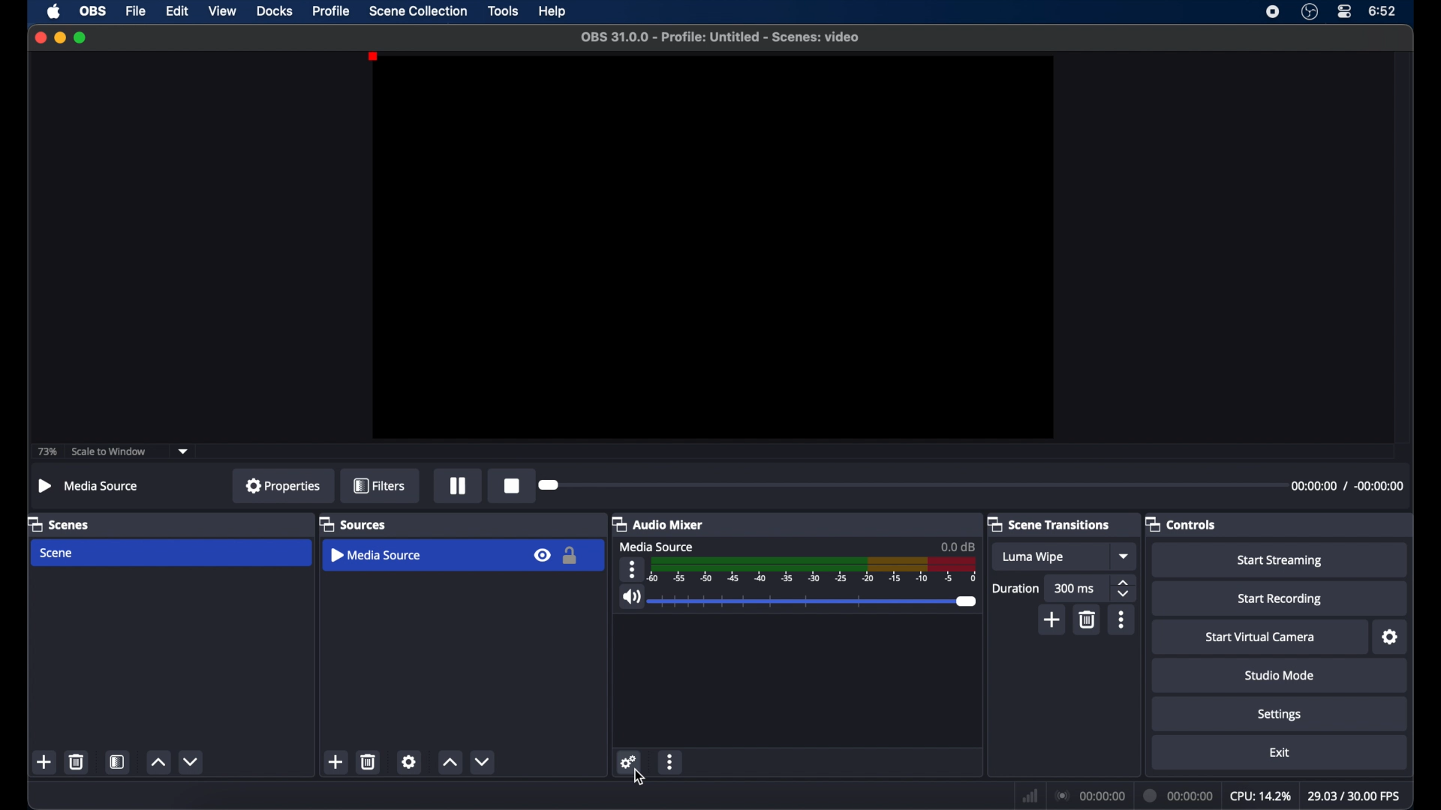  I want to click on settings, so click(631, 759).